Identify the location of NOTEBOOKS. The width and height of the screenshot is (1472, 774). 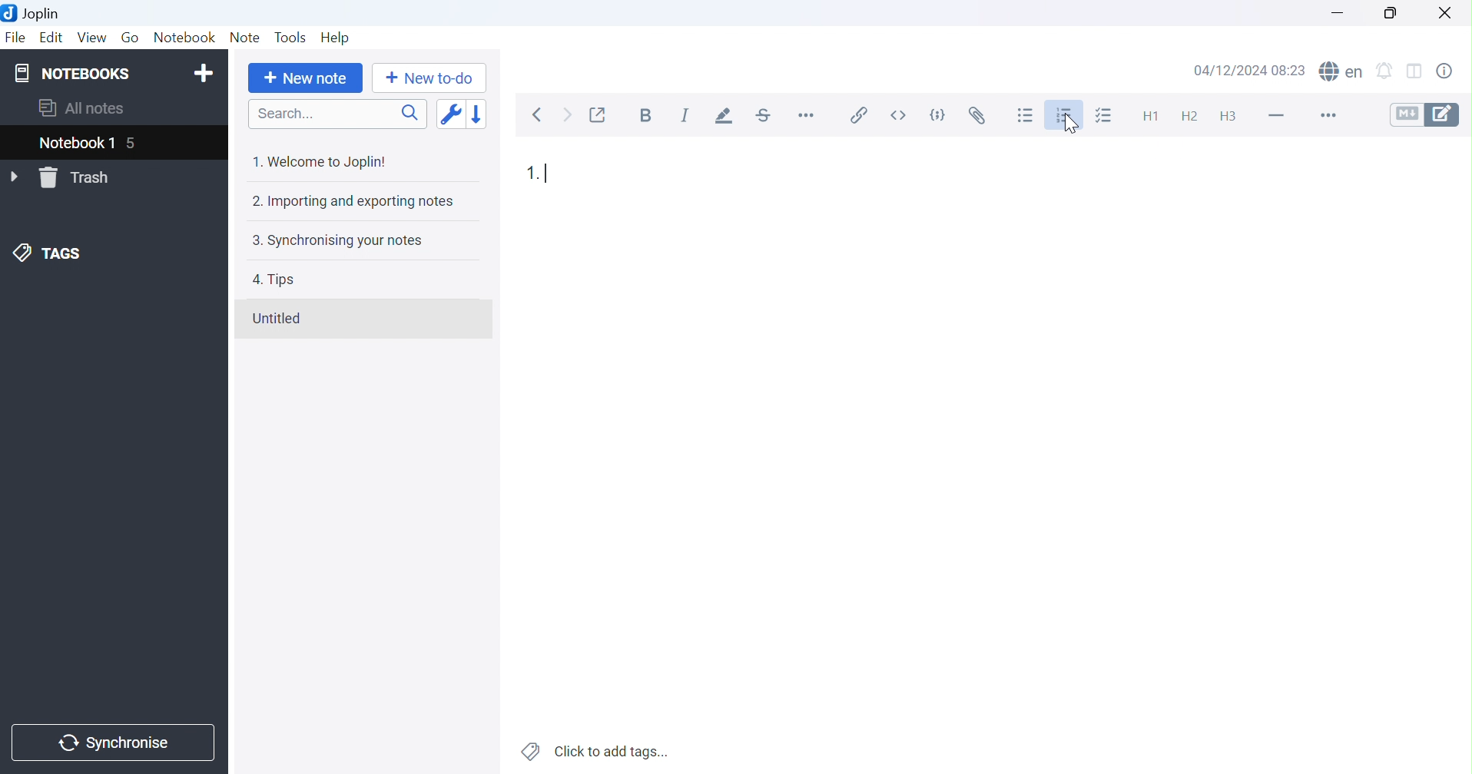
(71, 74).